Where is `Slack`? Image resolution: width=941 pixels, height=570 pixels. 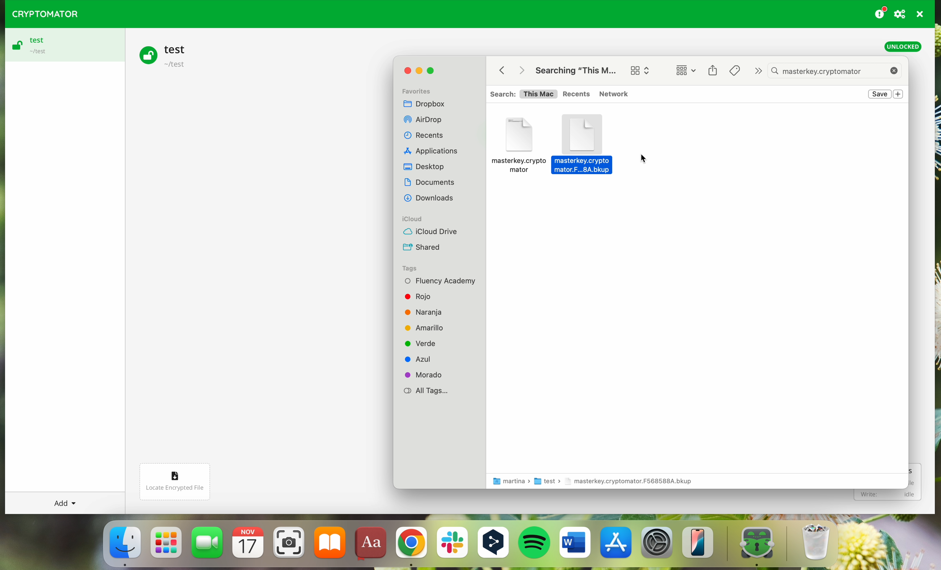 Slack is located at coordinates (452, 546).